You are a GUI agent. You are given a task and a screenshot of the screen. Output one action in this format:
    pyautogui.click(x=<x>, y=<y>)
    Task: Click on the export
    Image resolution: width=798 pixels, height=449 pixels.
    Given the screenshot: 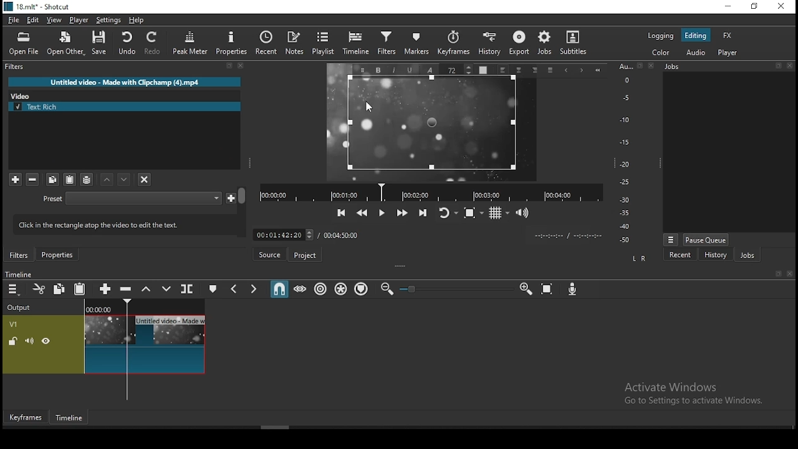 What is the action you would take?
    pyautogui.click(x=518, y=45)
    